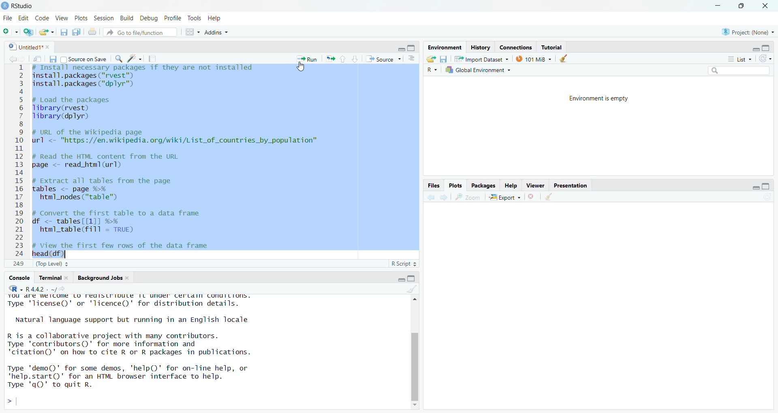 This screenshot has width=778, height=413. What do you see at coordinates (432, 197) in the screenshot?
I see `back` at bounding box center [432, 197].